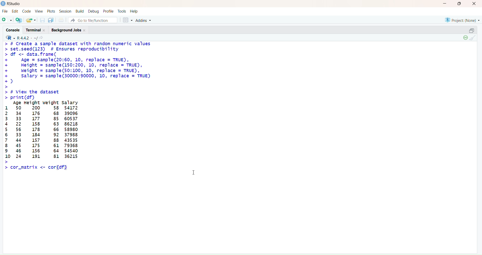 This screenshot has height=255, width=482. What do you see at coordinates (471, 31) in the screenshot?
I see `Restore` at bounding box center [471, 31].